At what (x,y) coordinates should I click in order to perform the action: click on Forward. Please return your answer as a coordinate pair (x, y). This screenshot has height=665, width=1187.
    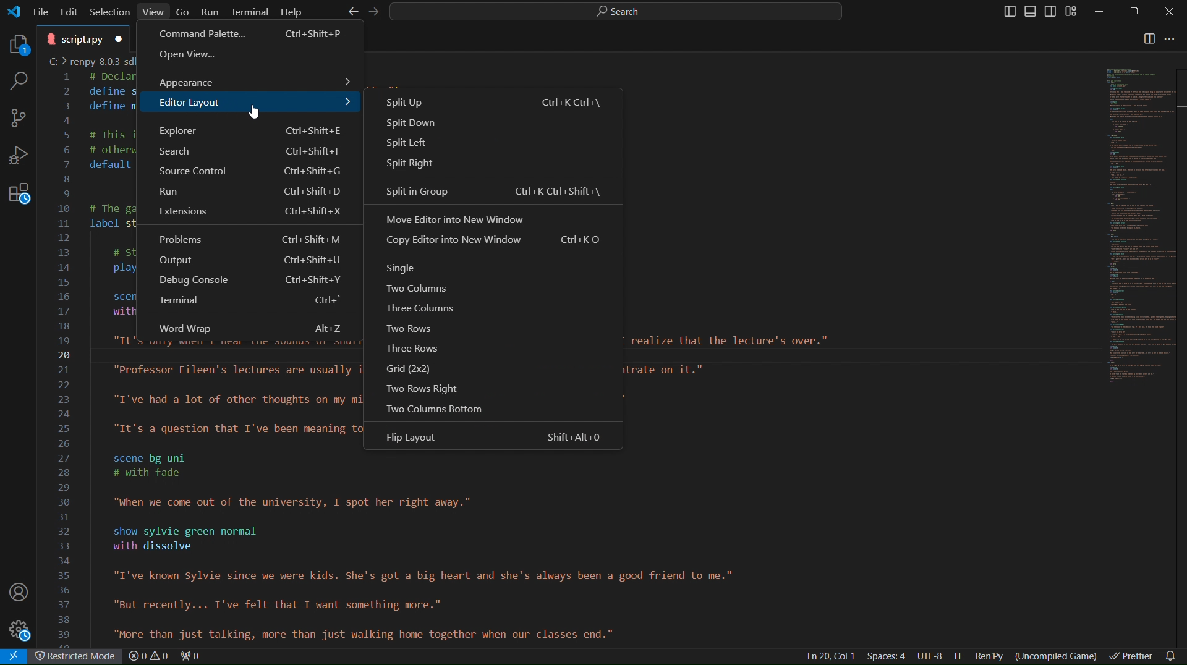
    Looking at the image, I should click on (370, 12).